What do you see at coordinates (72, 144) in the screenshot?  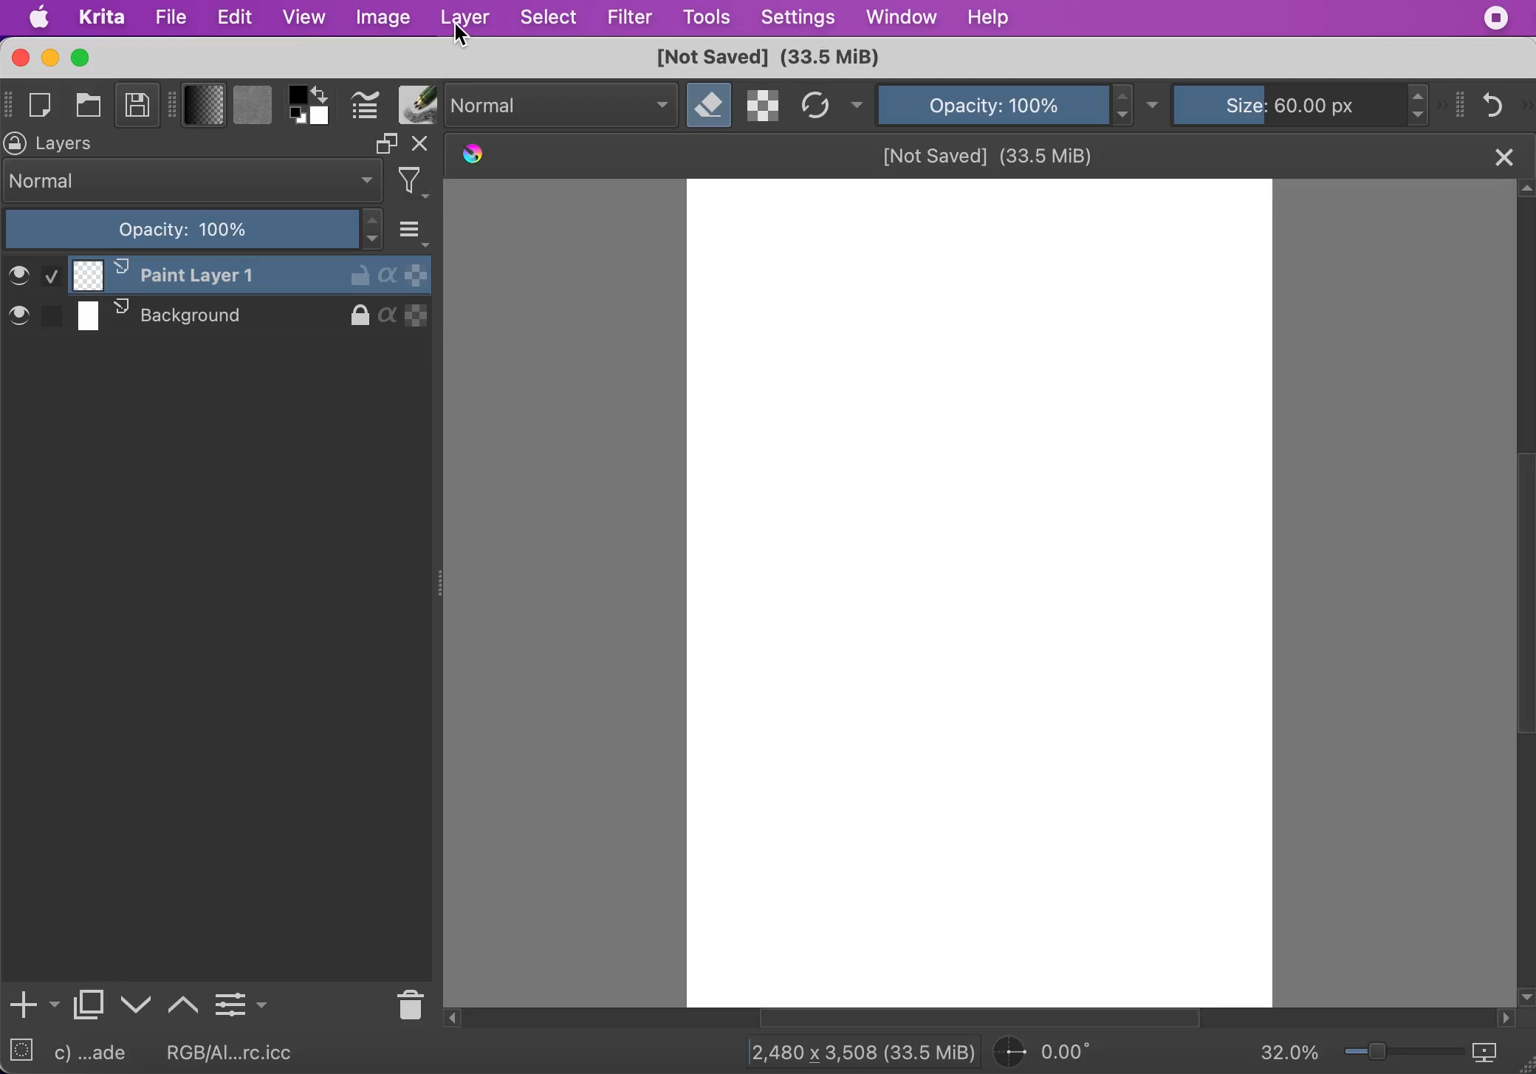 I see `layers` at bounding box center [72, 144].